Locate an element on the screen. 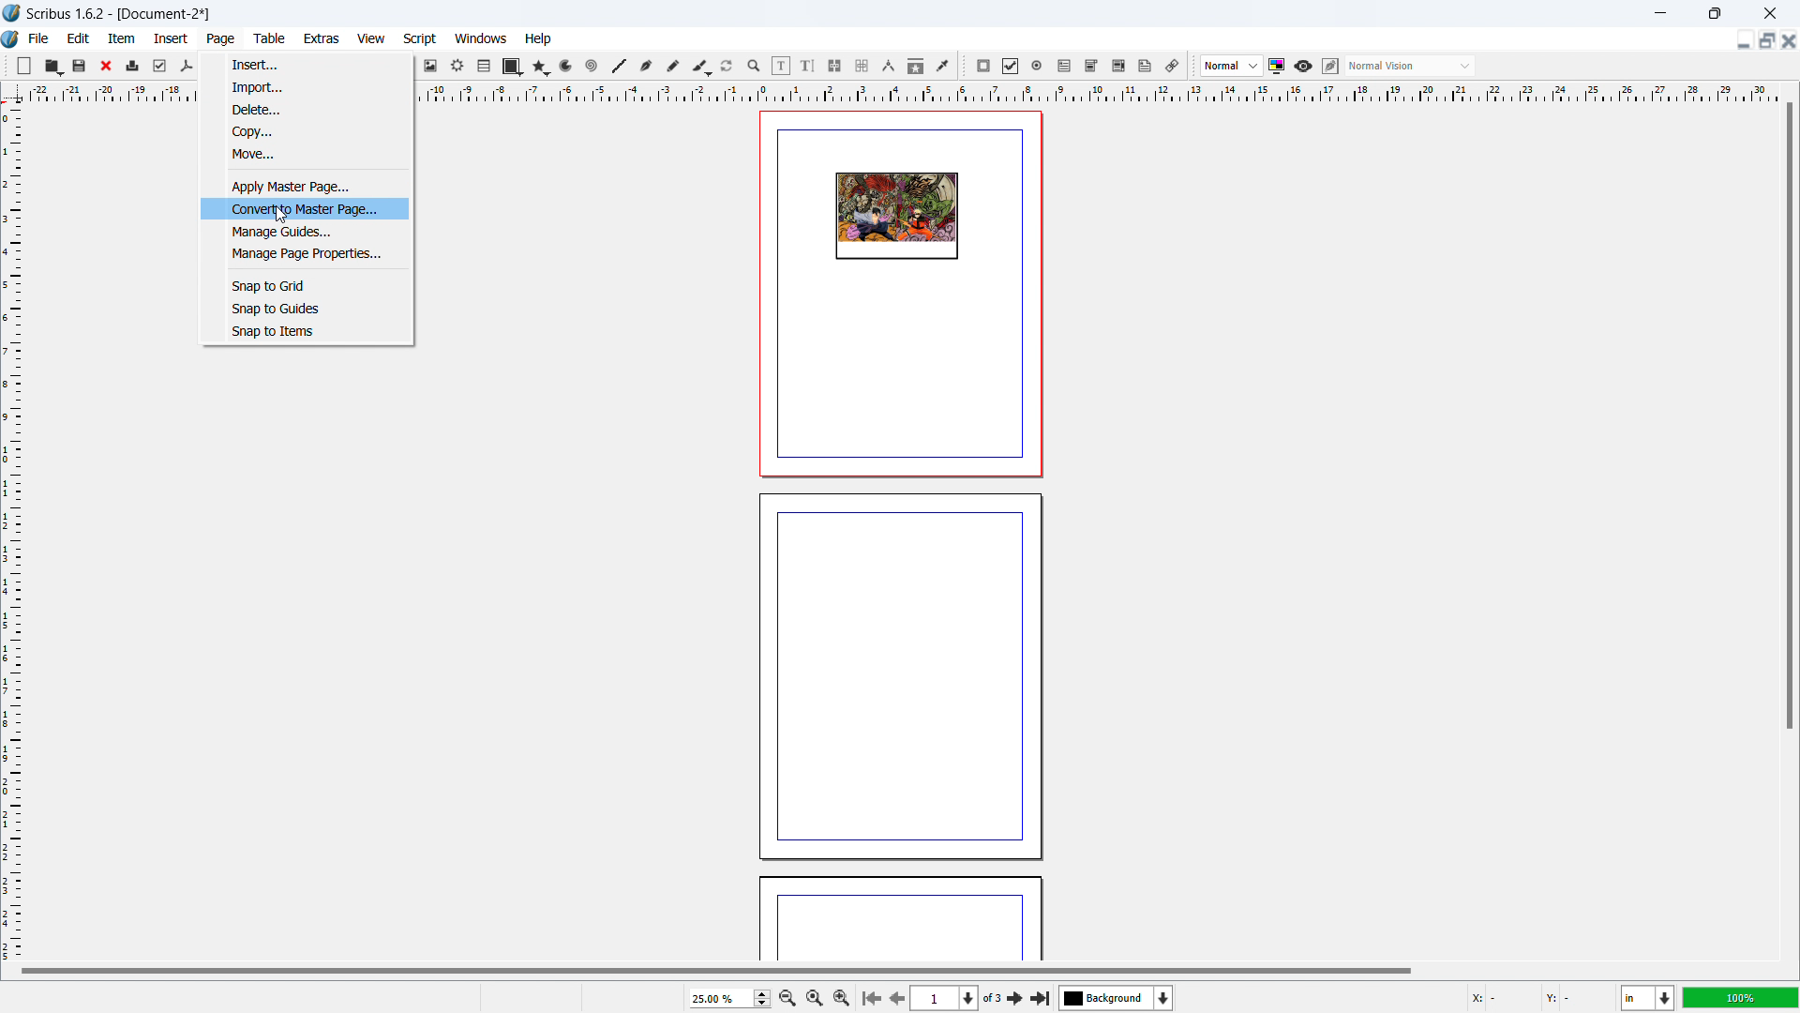 The height and width of the screenshot is (1013, 1800). windows is located at coordinates (482, 38).